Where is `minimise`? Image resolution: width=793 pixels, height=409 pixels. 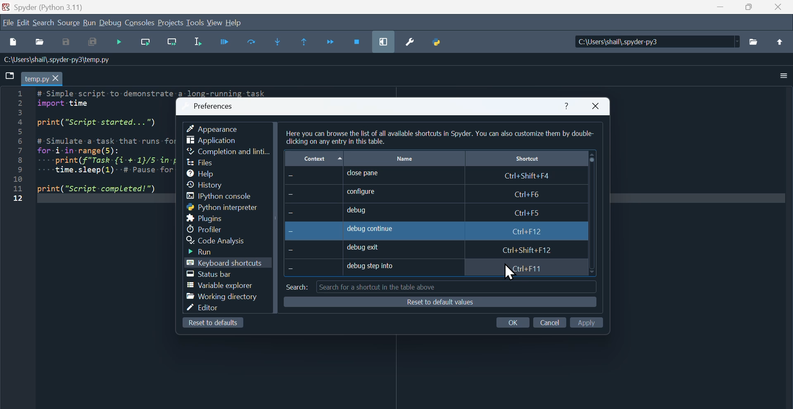
minimise is located at coordinates (719, 9).